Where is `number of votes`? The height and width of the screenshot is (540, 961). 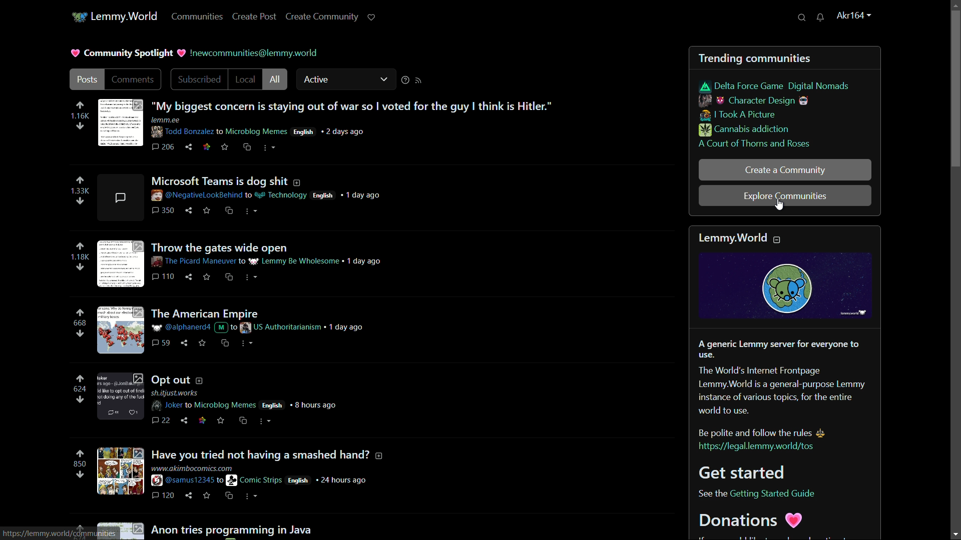 number of votes is located at coordinates (79, 463).